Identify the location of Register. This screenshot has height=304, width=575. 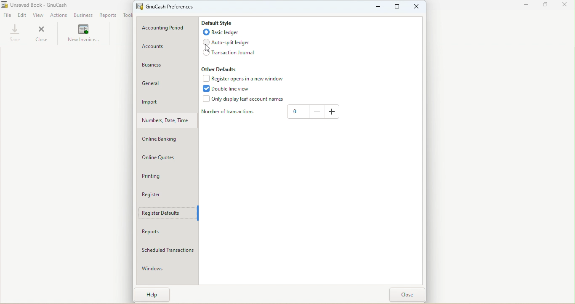
(166, 194).